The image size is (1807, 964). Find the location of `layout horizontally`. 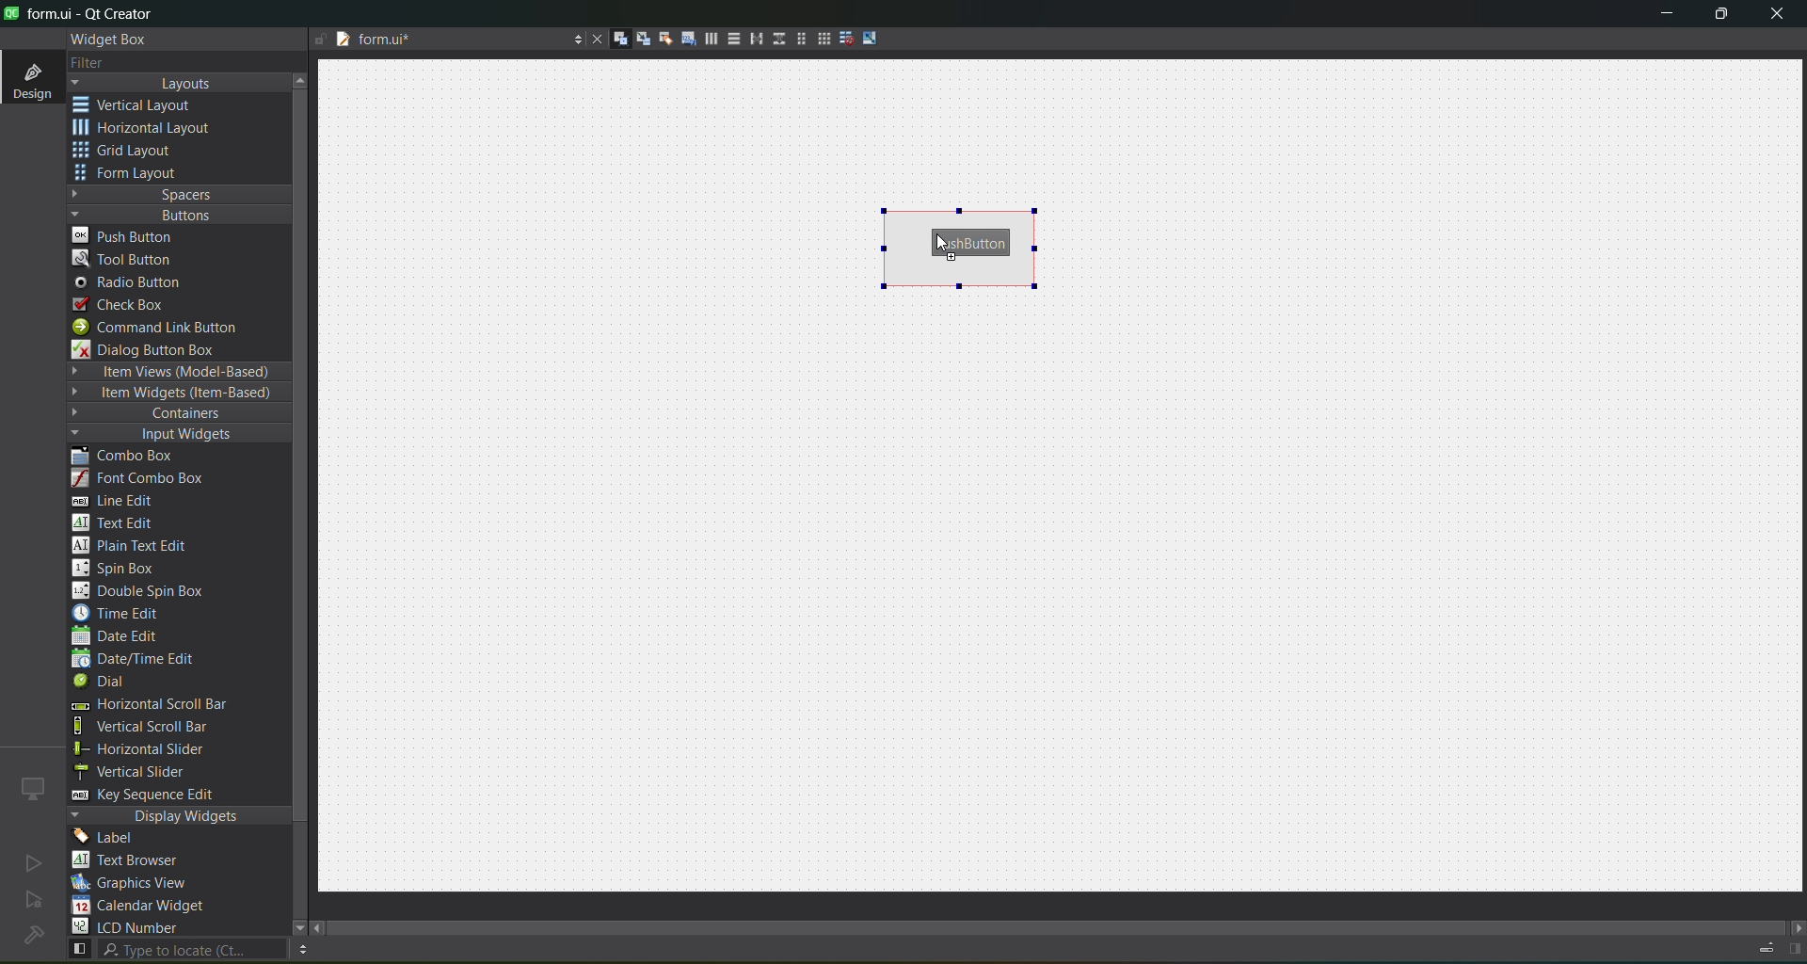

layout horizontally is located at coordinates (705, 41).